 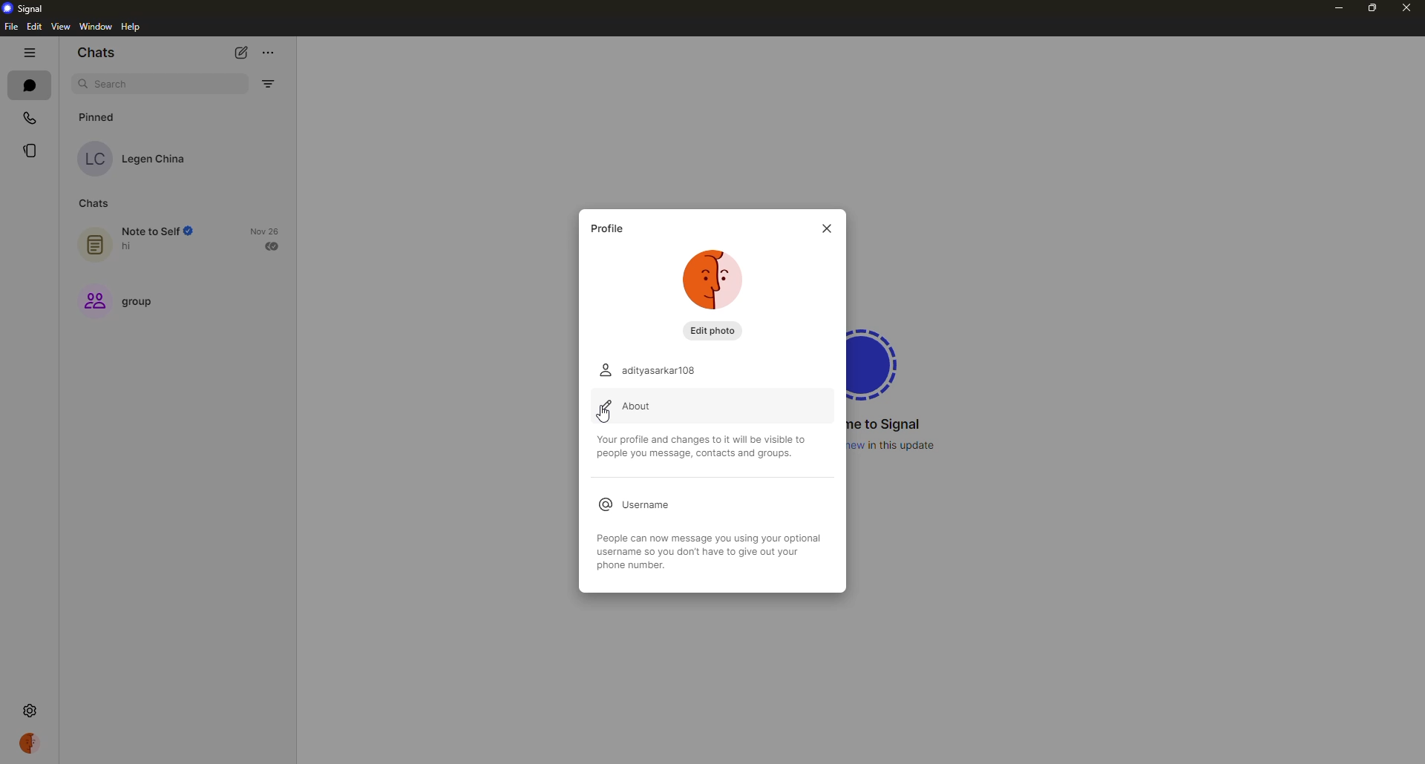 What do you see at coordinates (1406, 7) in the screenshot?
I see `close` at bounding box center [1406, 7].